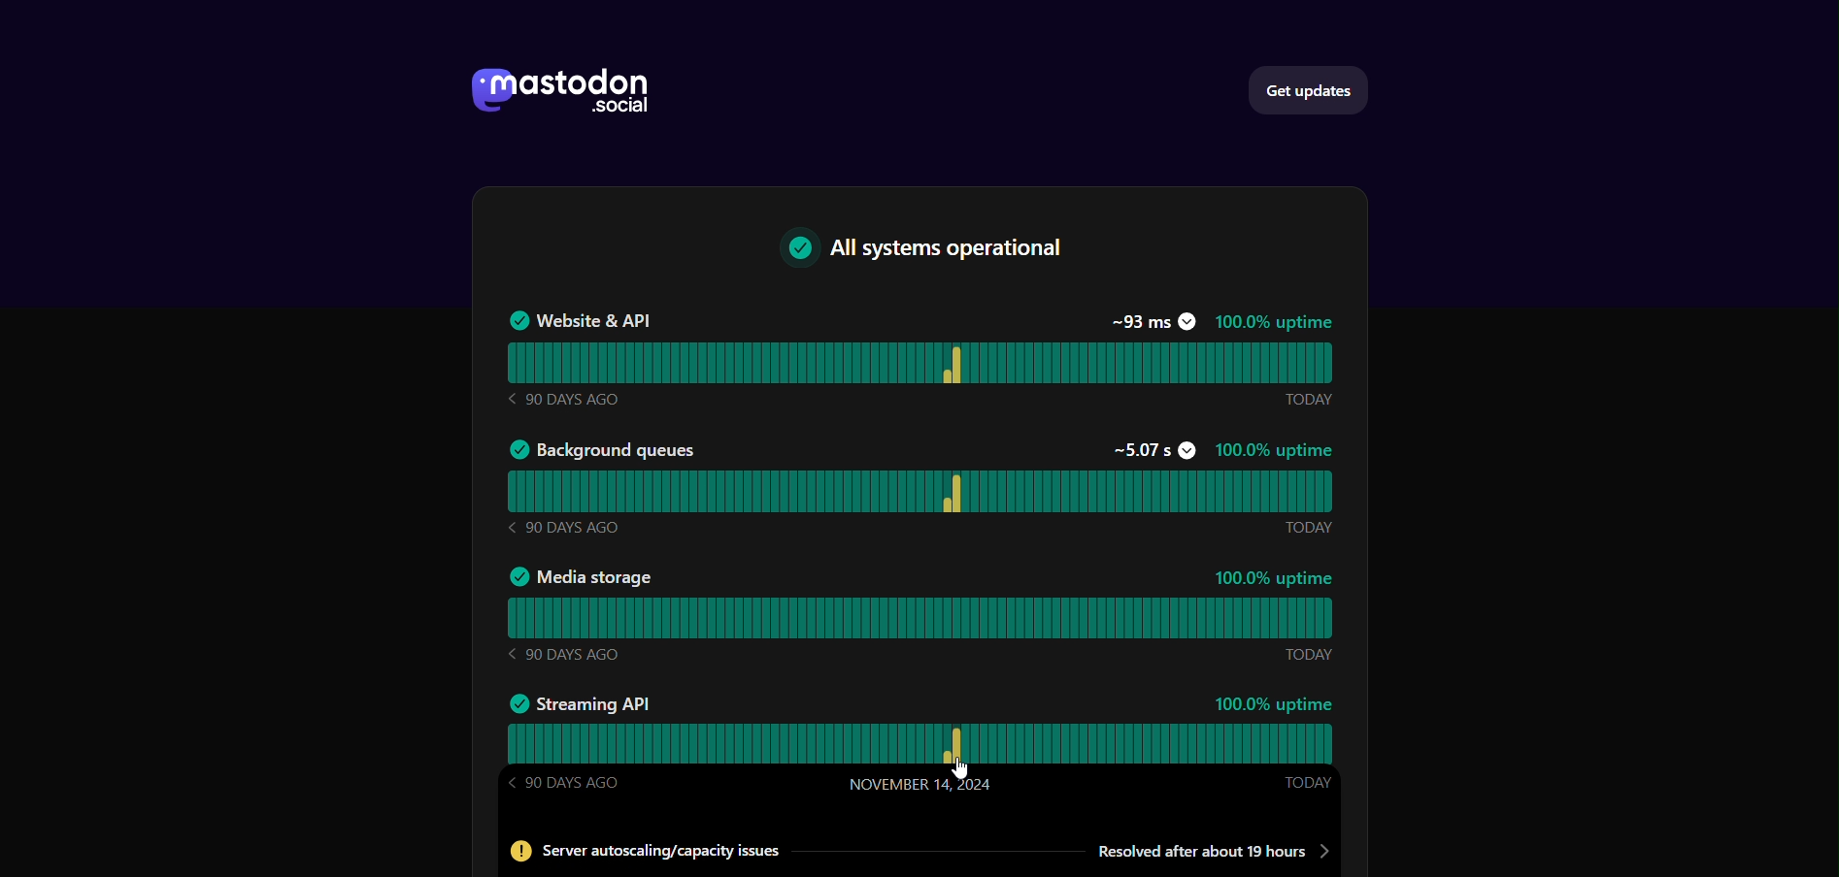 This screenshot has height=877, width=1839. I want to click on ~93ms, so click(1152, 321).